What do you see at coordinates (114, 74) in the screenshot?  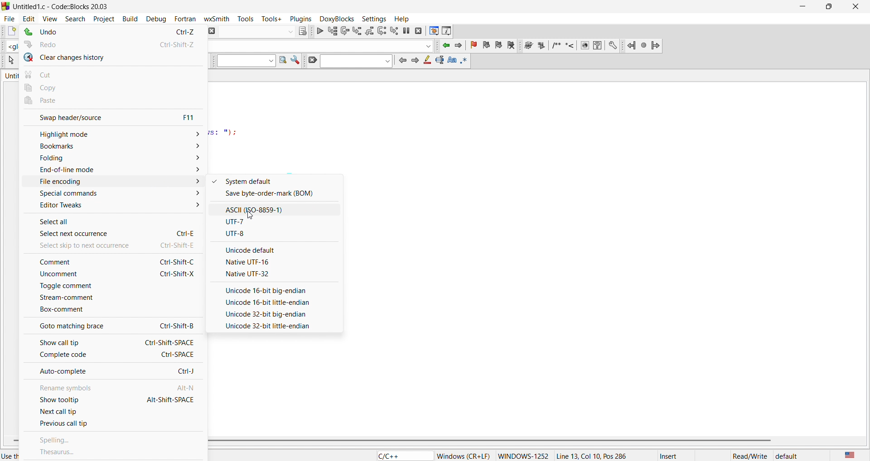 I see `cut` at bounding box center [114, 74].